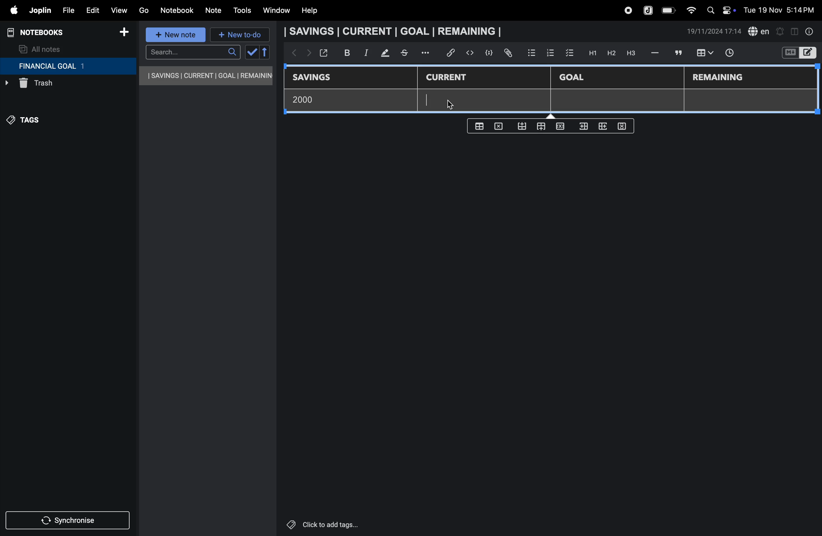 The width and height of the screenshot is (822, 536). I want to click on add, so click(124, 33).